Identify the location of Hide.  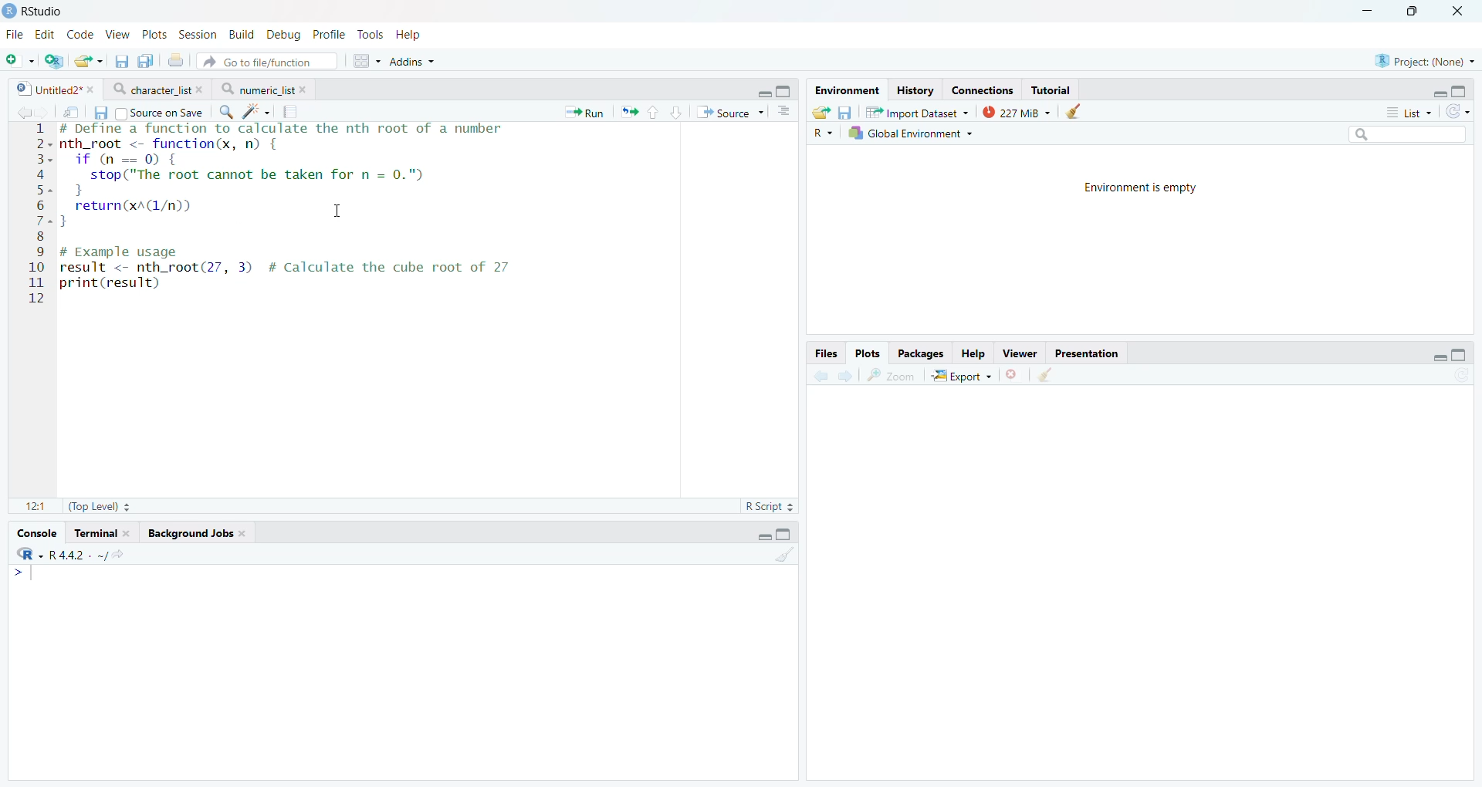
(763, 536).